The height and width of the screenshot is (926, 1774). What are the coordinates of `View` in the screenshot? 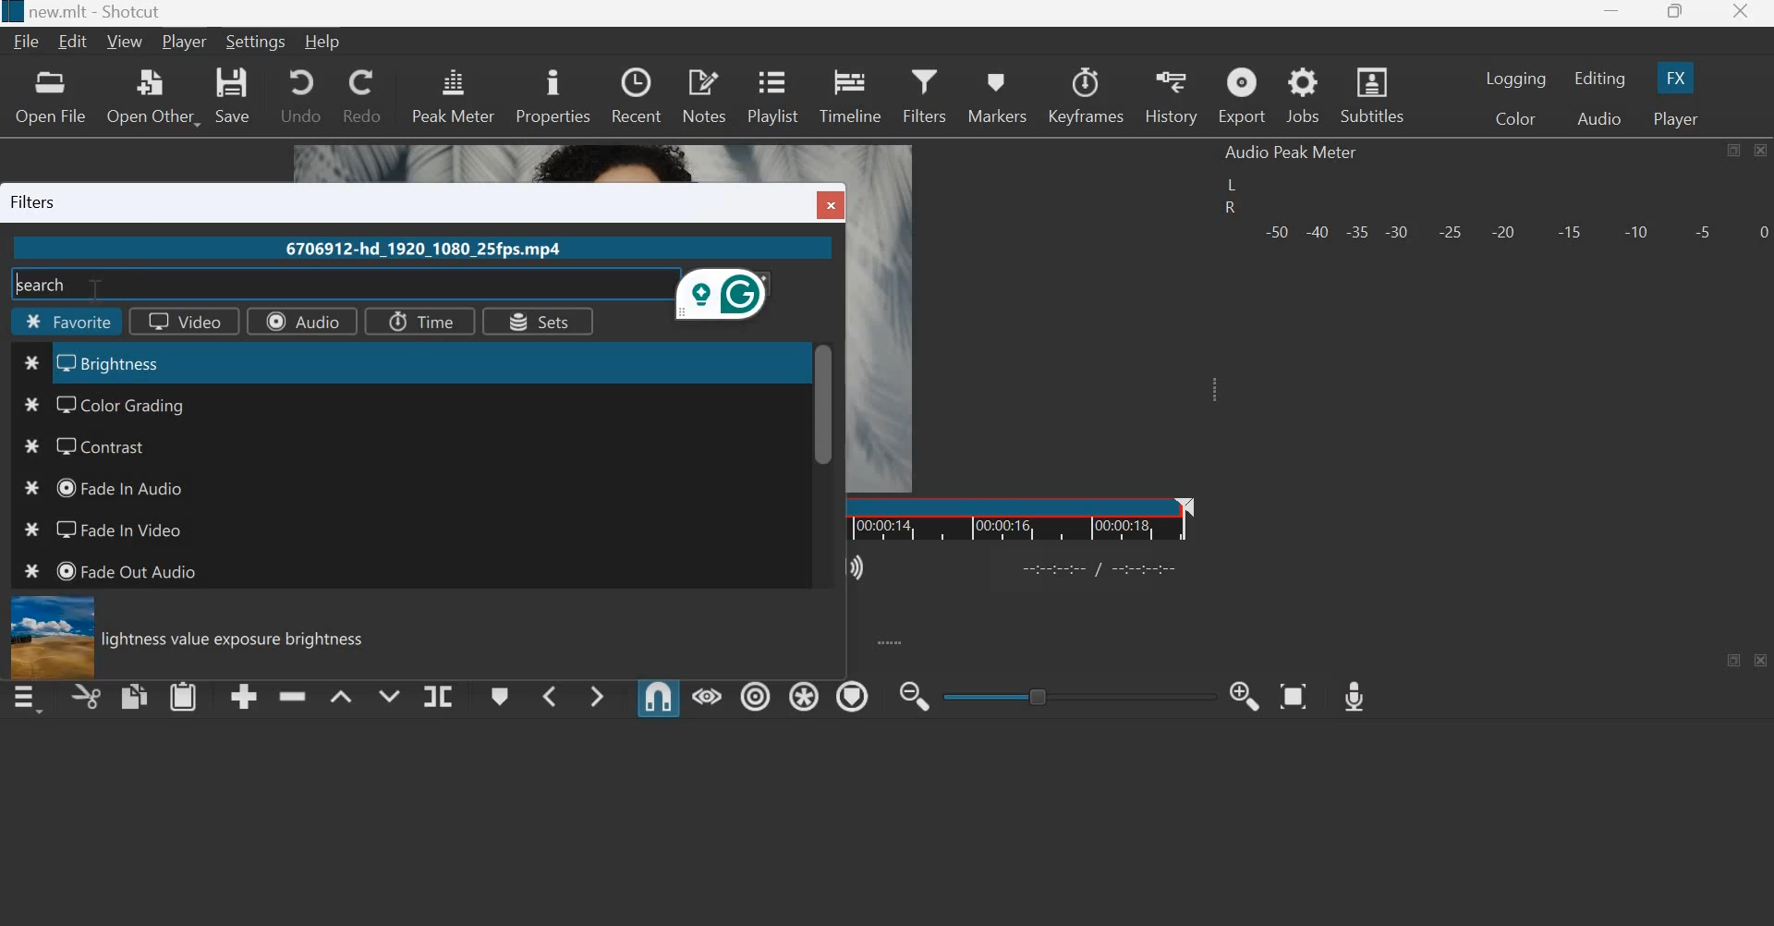 It's located at (128, 42).